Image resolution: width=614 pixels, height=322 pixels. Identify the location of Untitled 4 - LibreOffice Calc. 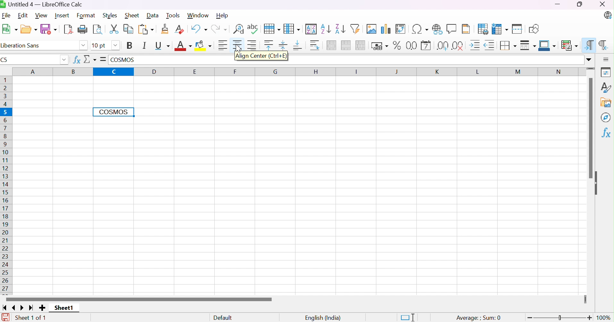
(43, 4).